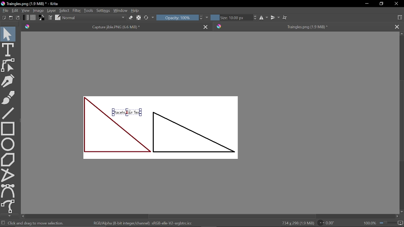 The width and height of the screenshot is (404, 227). Describe the element at coordinates (3, 18) in the screenshot. I see `New document` at that location.